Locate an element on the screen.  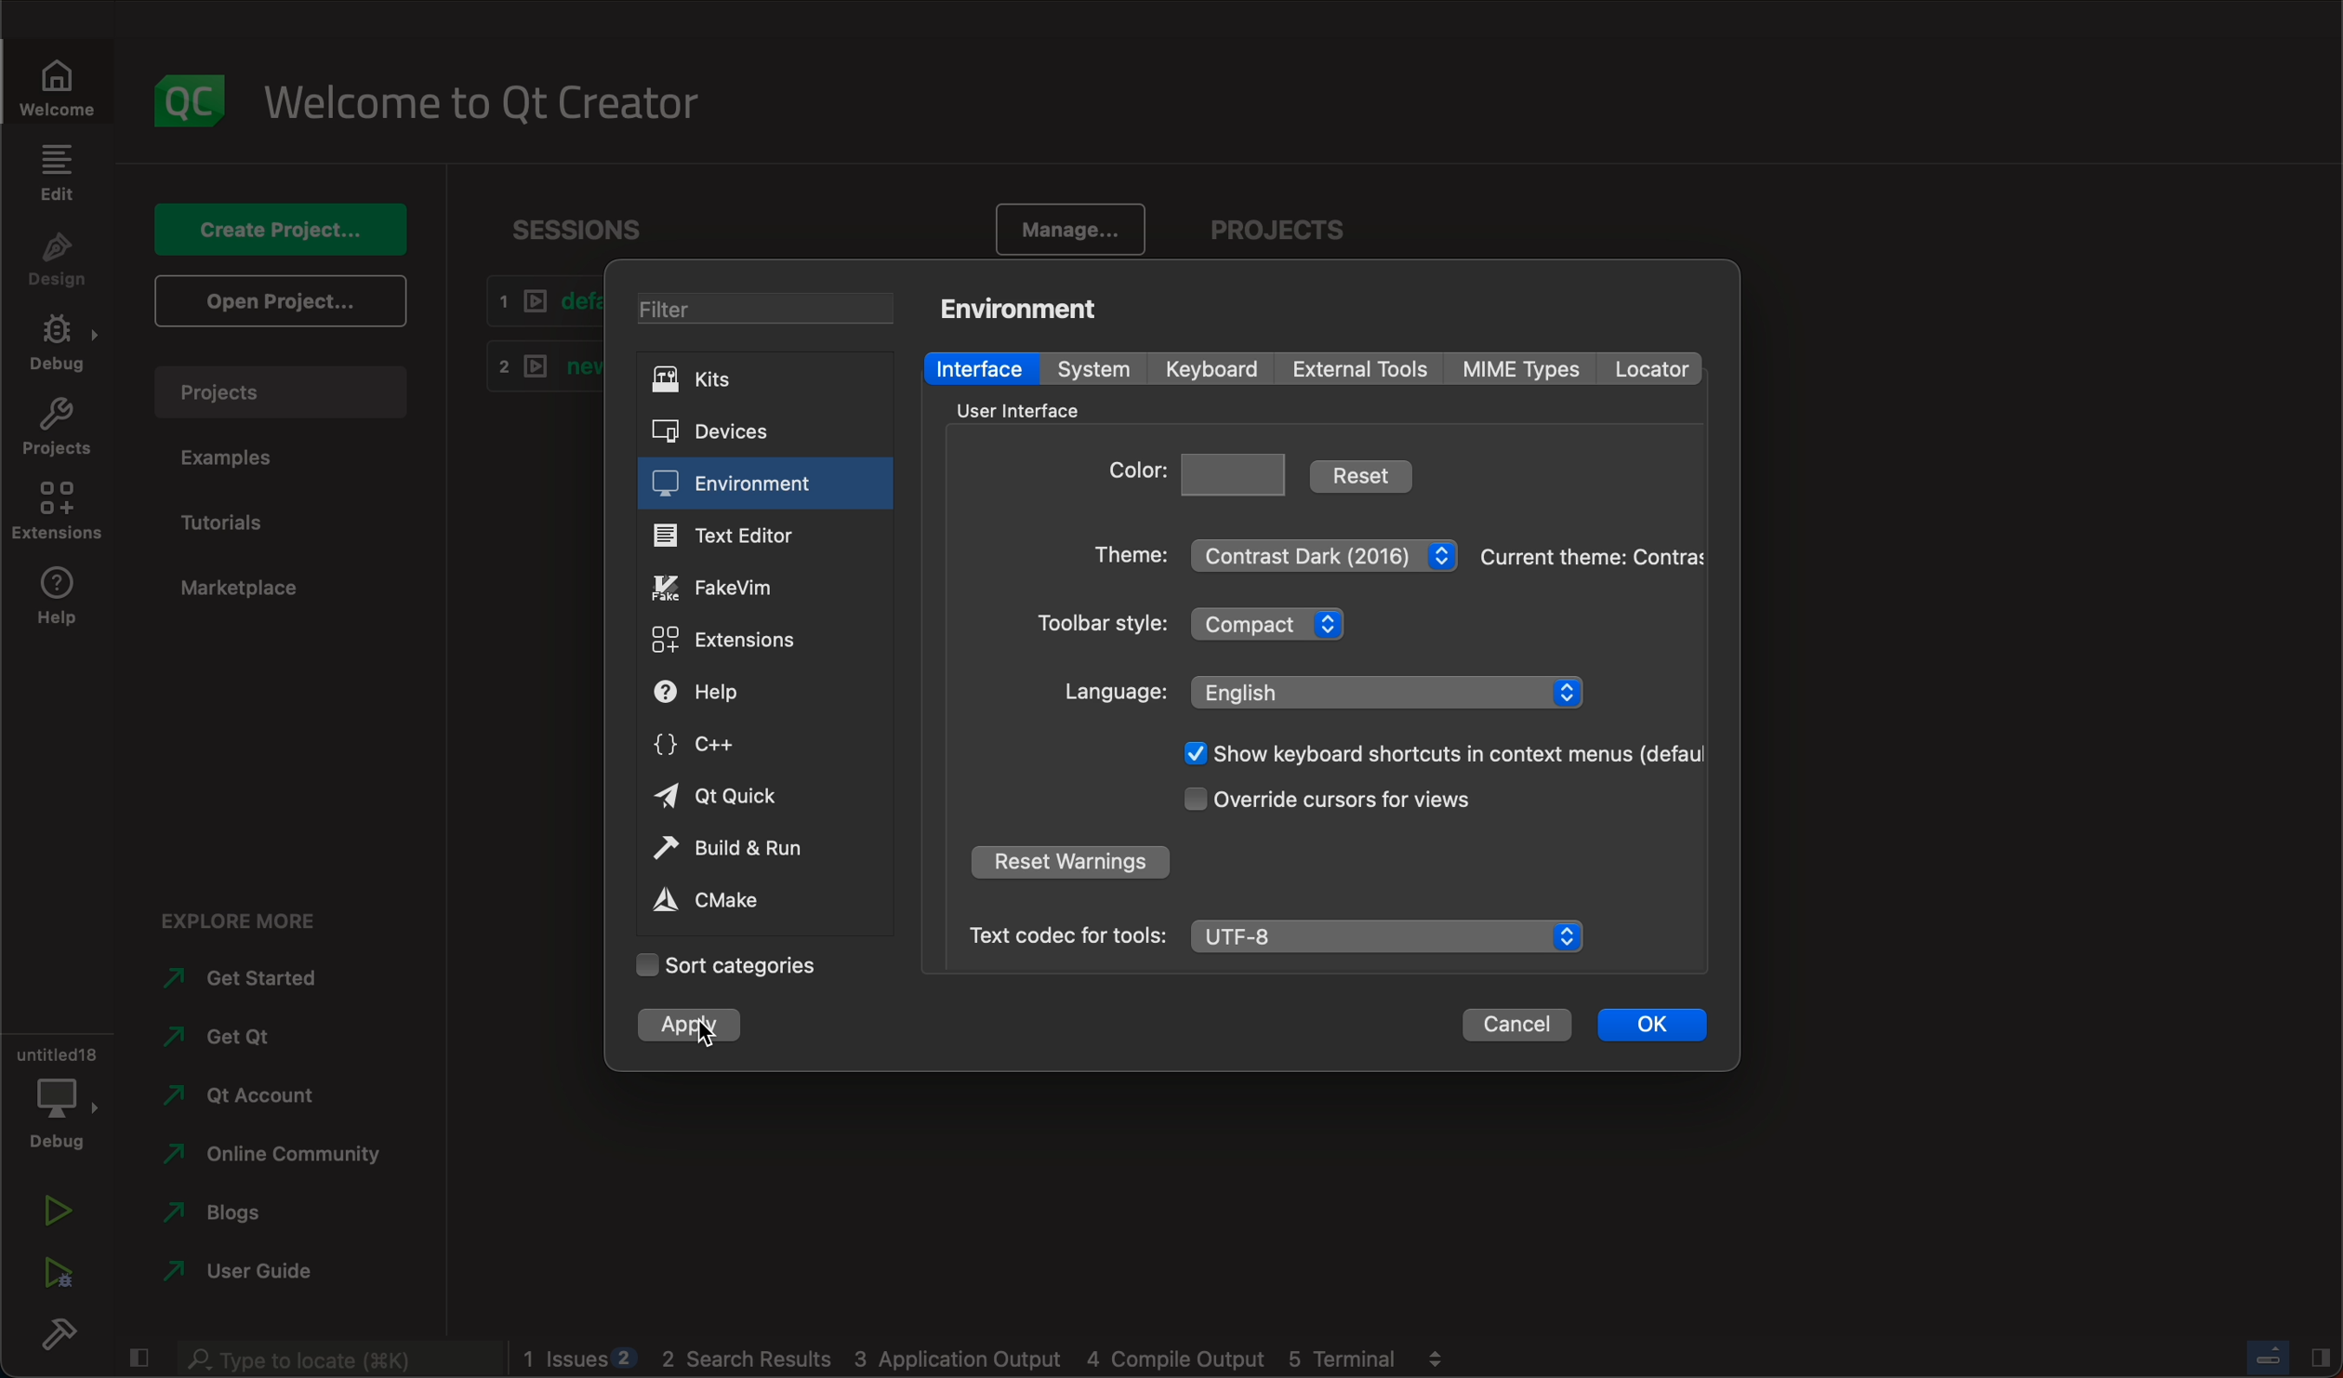
system is located at coordinates (1090, 368).